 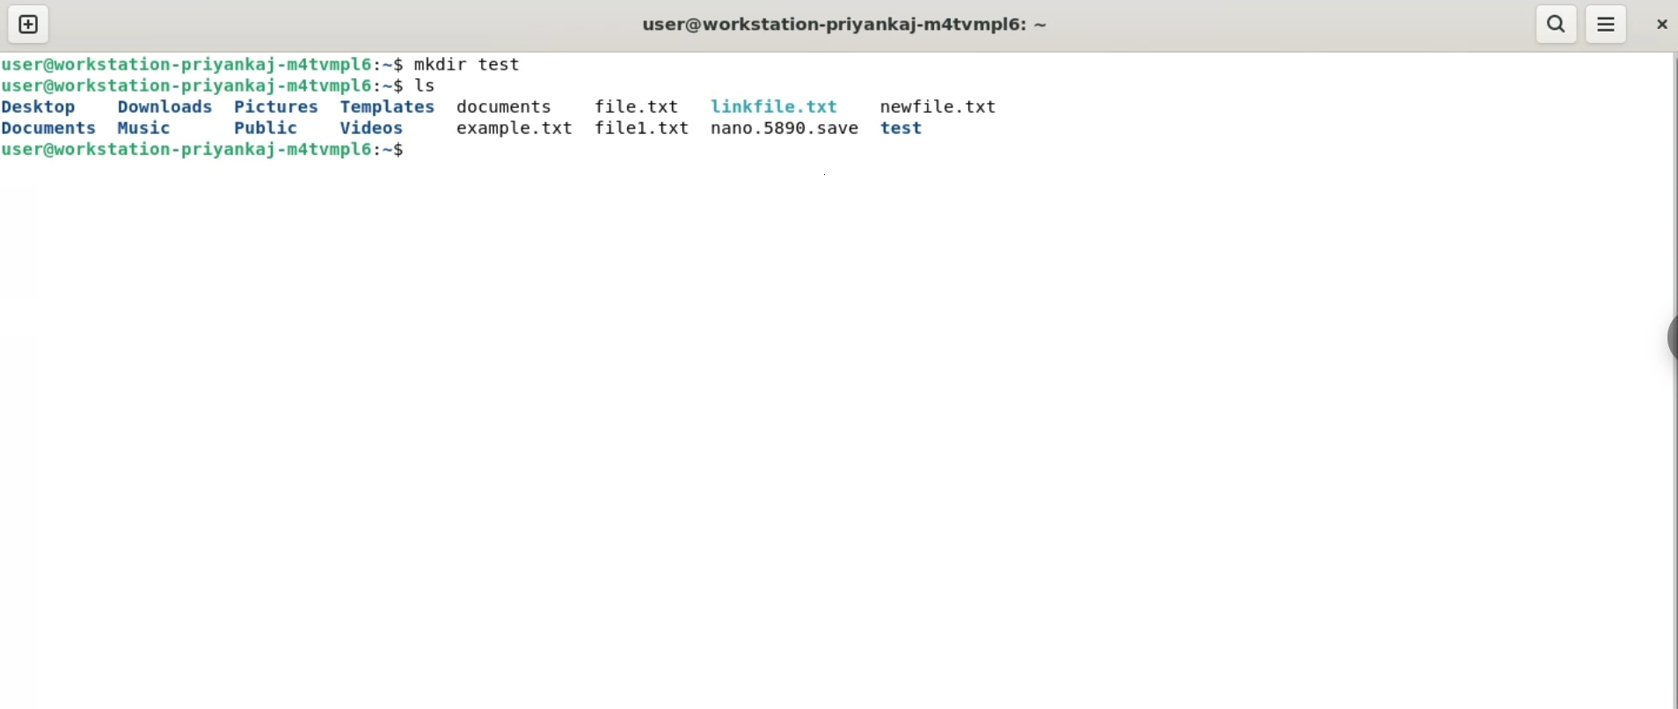 What do you see at coordinates (782, 129) in the screenshot?
I see `nano` at bounding box center [782, 129].